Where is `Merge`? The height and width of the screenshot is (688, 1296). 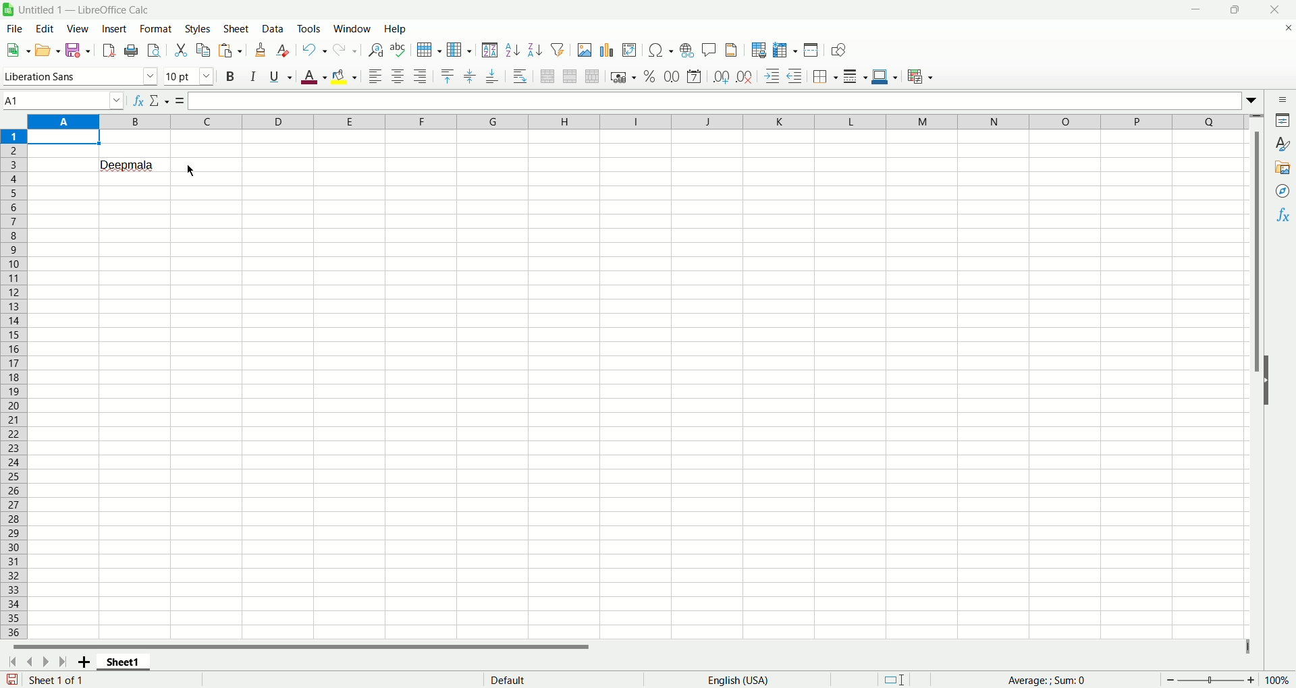 Merge is located at coordinates (570, 76).